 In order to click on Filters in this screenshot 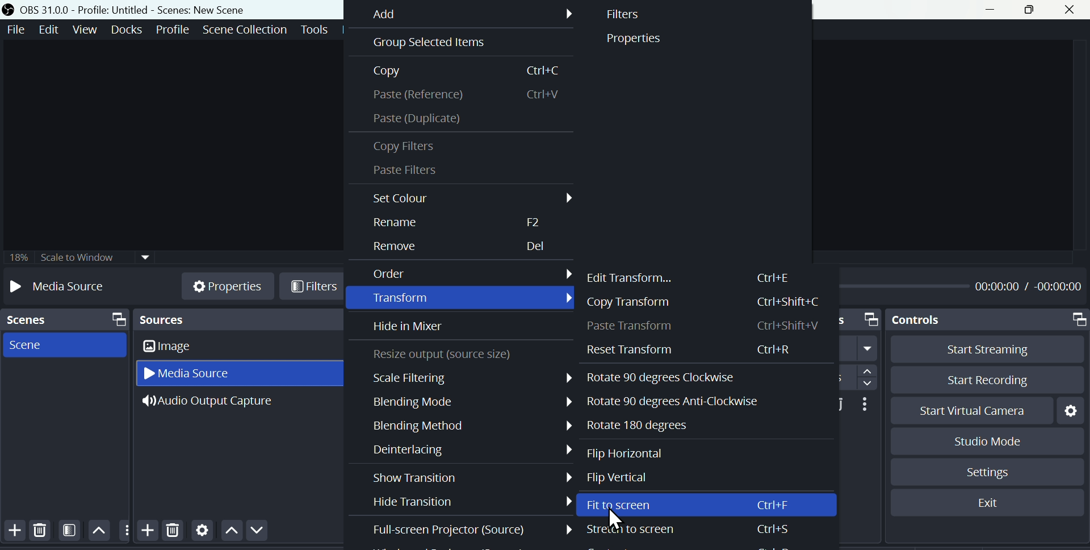, I will do `click(312, 287)`.